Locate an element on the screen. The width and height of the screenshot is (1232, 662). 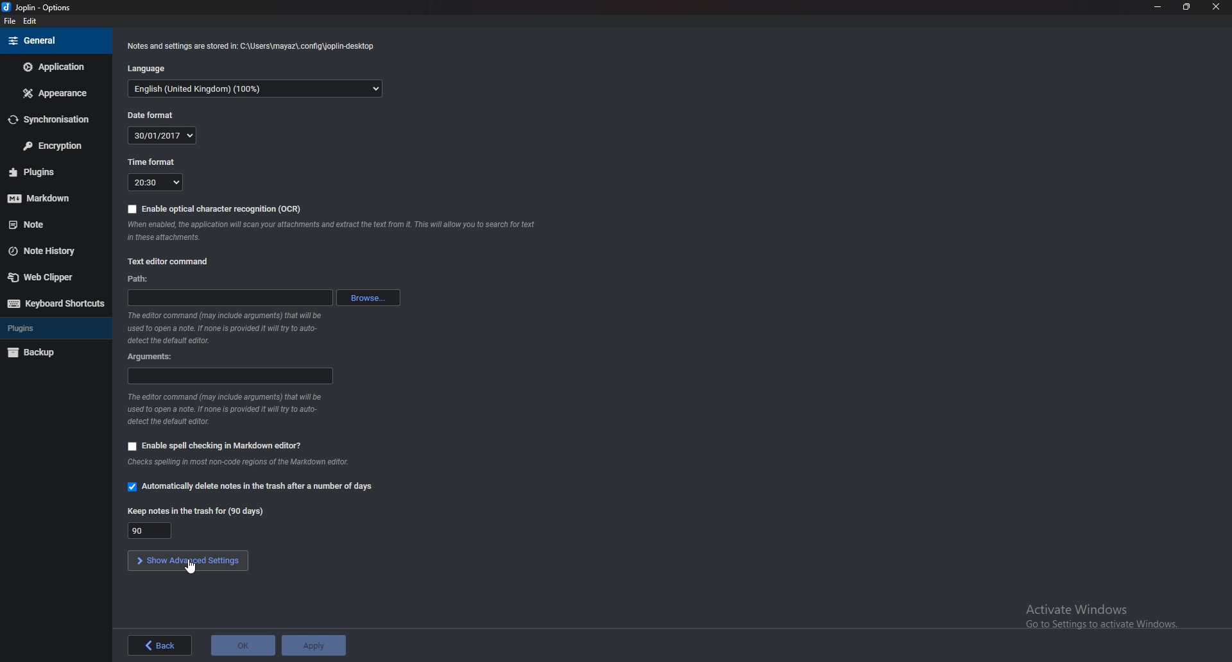
English is located at coordinates (256, 90).